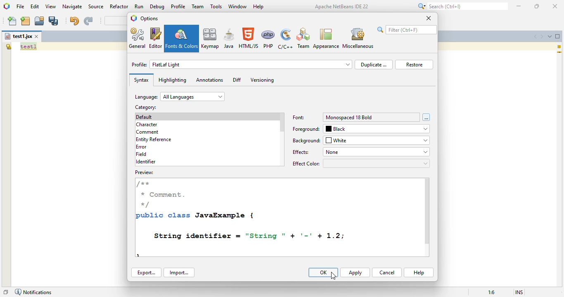 The width and height of the screenshot is (564, 297). Describe the element at coordinates (141, 147) in the screenshot. I see `error` at that location.